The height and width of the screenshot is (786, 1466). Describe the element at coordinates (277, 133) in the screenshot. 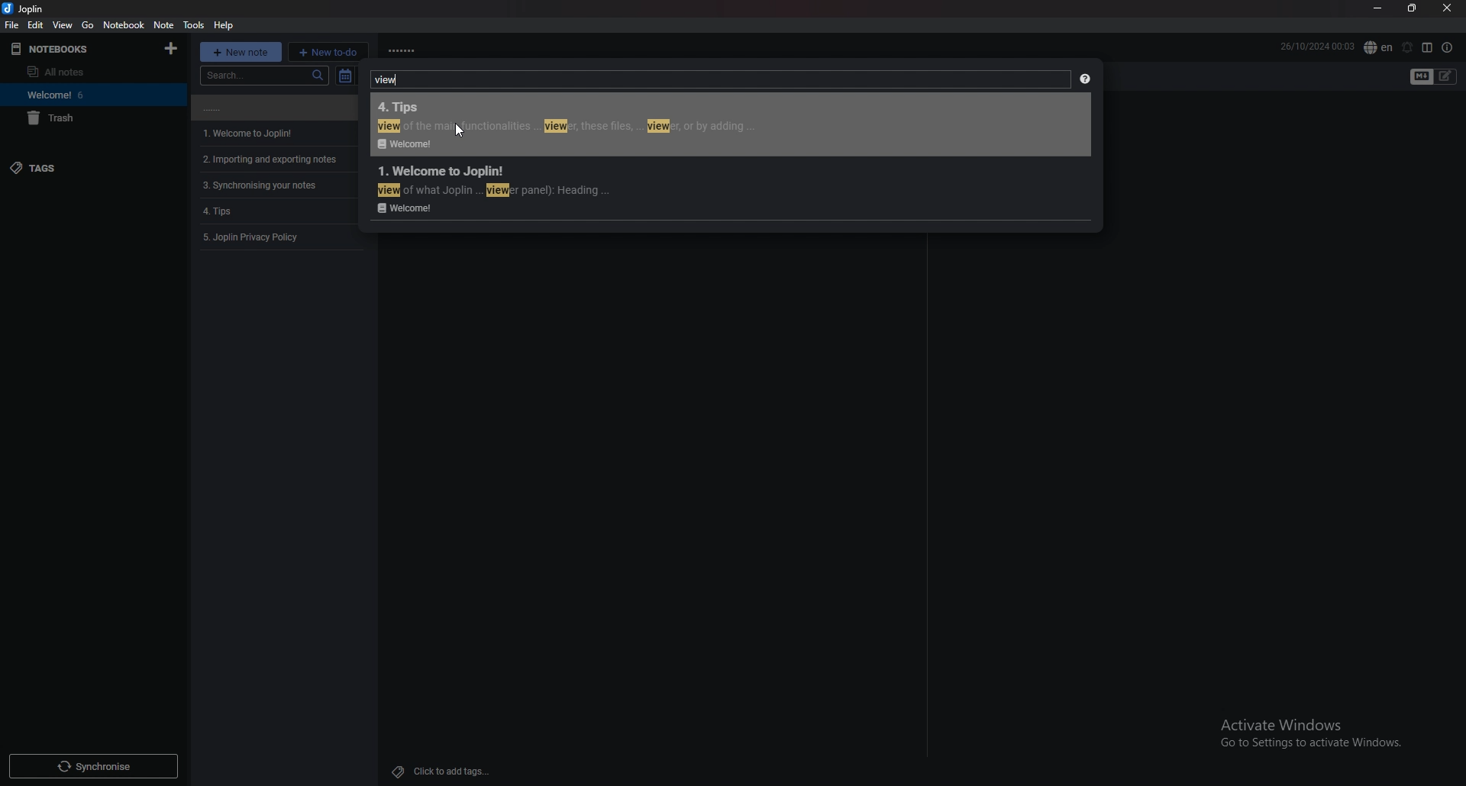

I see `note 2` at that location.